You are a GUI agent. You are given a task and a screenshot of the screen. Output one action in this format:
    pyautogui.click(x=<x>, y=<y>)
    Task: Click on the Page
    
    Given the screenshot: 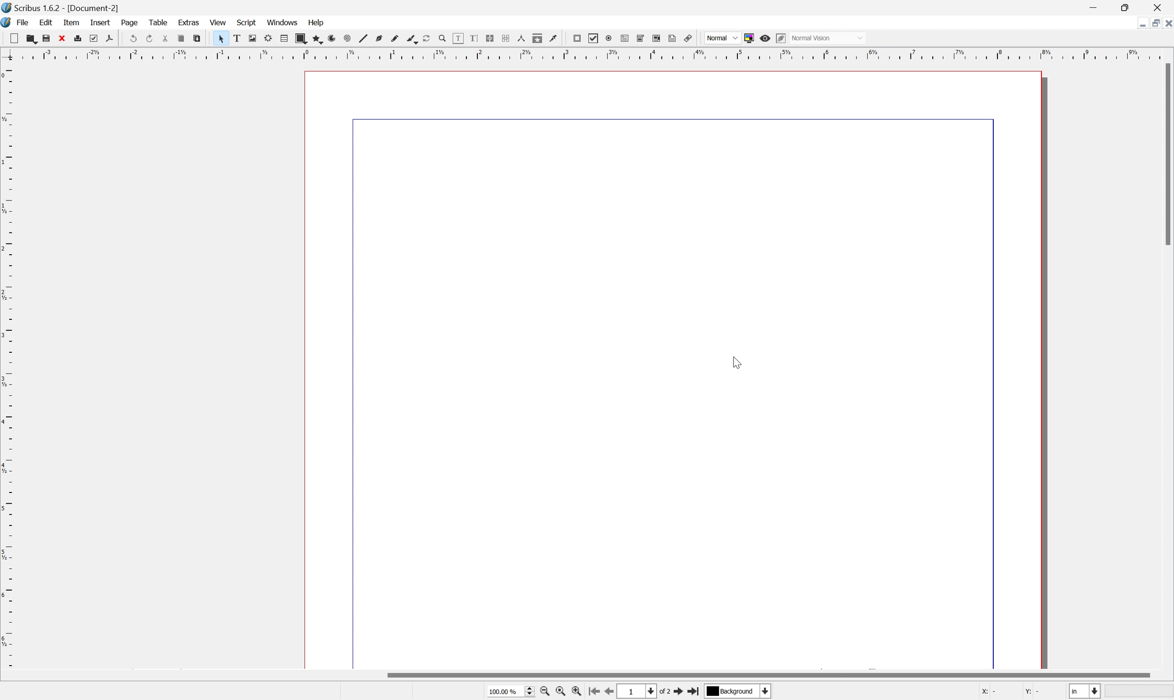 What is the action you would take?
    pyautogui.click(x=131, y=24)
    